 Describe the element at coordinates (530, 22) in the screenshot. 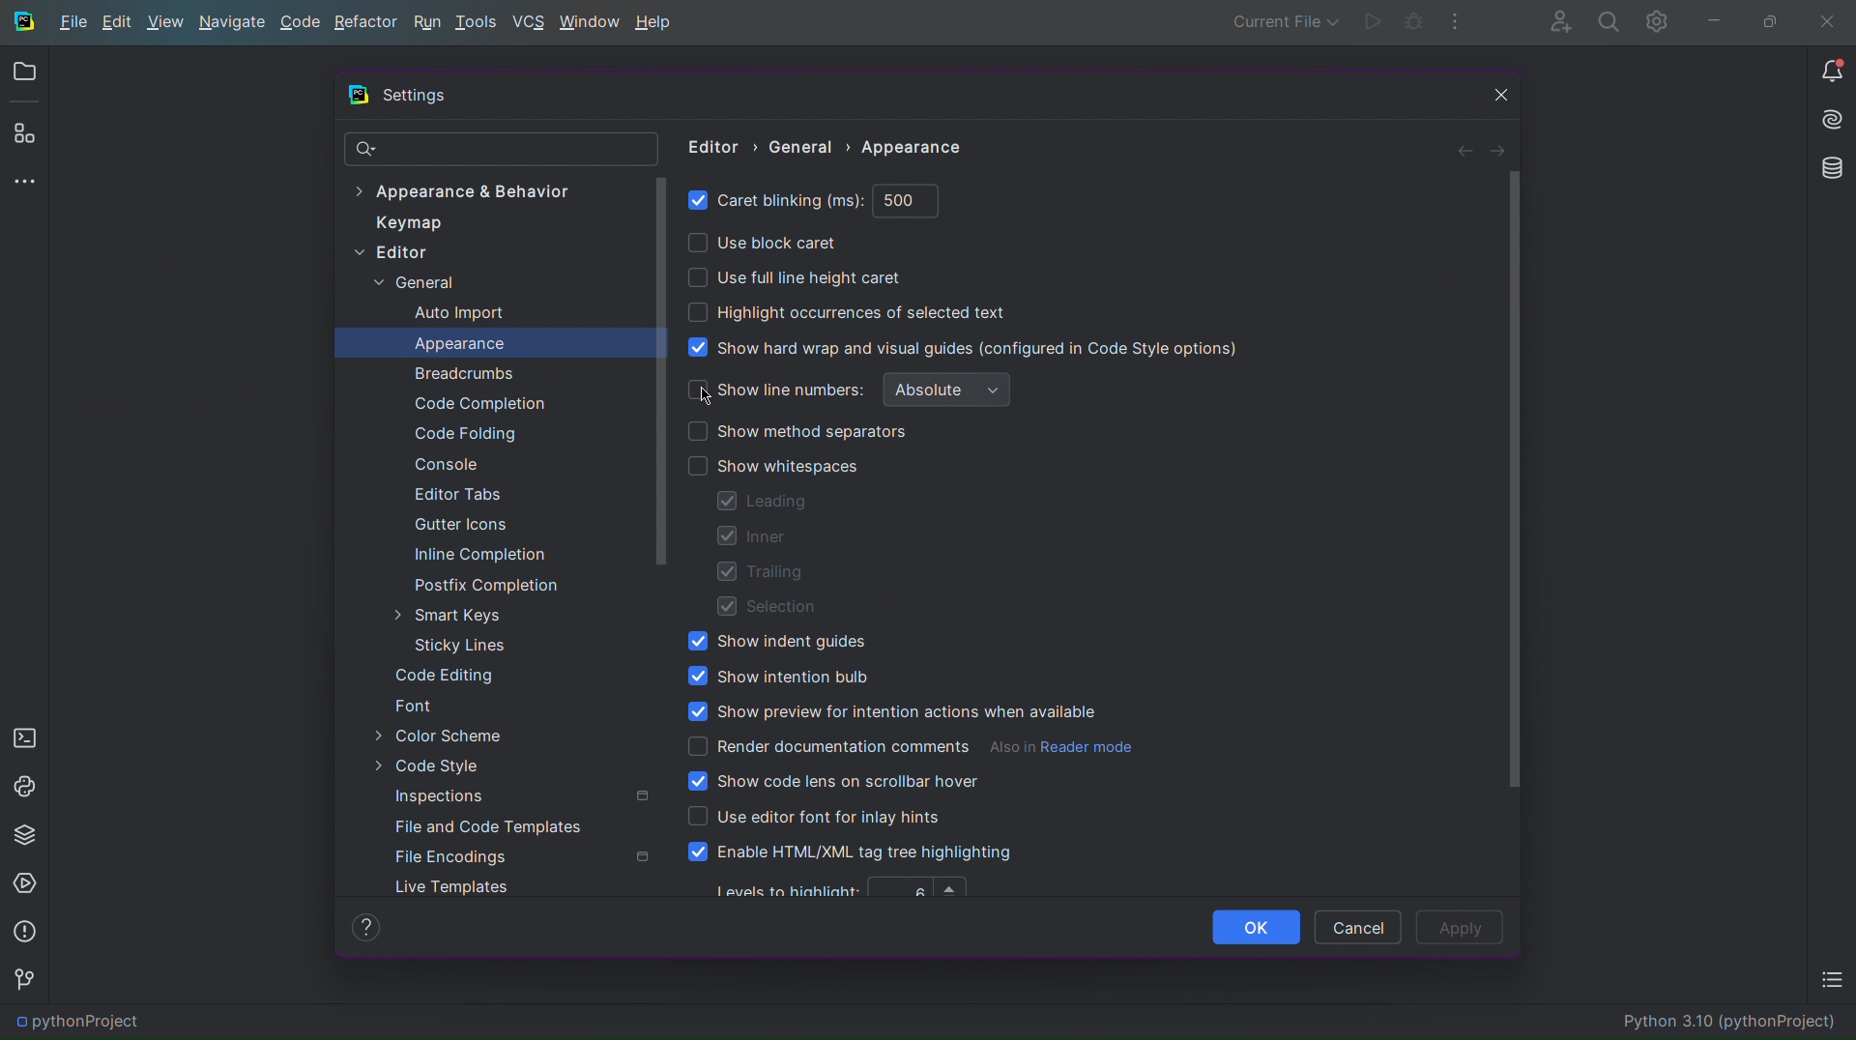

I see `VCS` at that location.